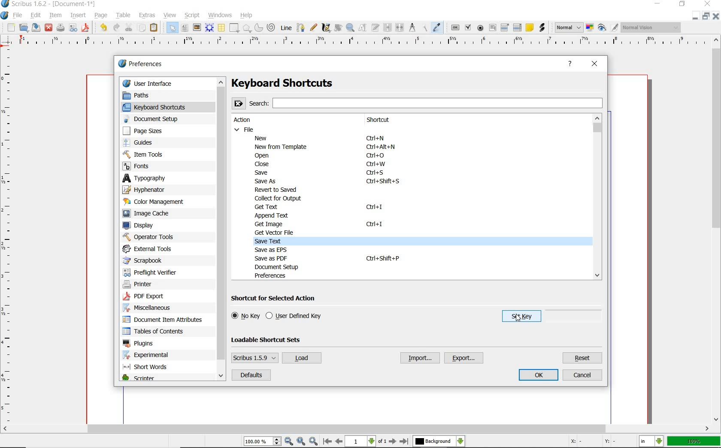 This screenshot has height=448, width=721. Describe the element at coordinates (209, 28) in the screenshot. I see `render frame` at that location.